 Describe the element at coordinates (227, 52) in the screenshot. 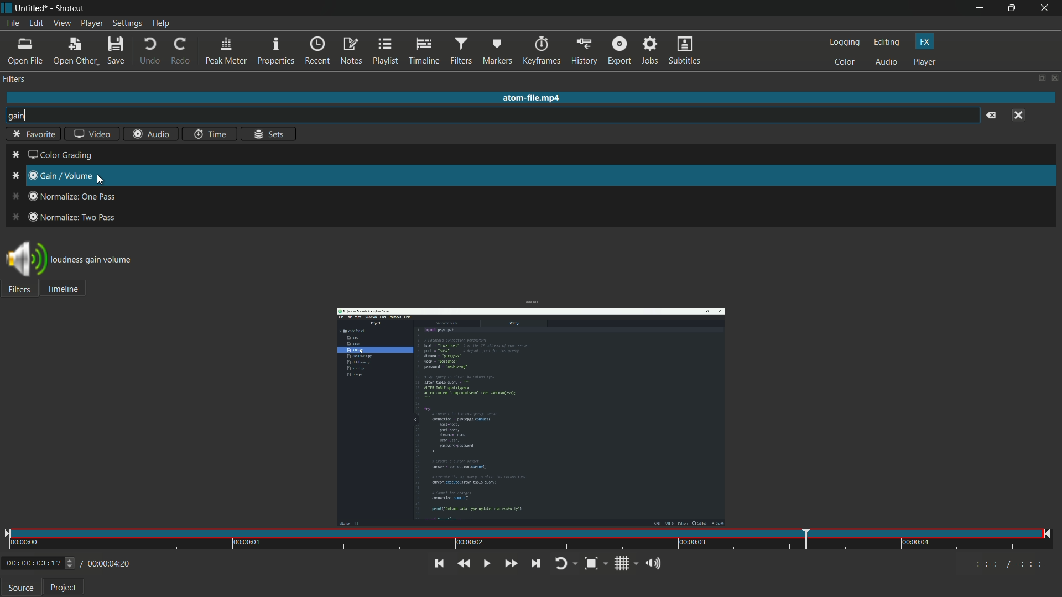

I see `peak meter` at that location.